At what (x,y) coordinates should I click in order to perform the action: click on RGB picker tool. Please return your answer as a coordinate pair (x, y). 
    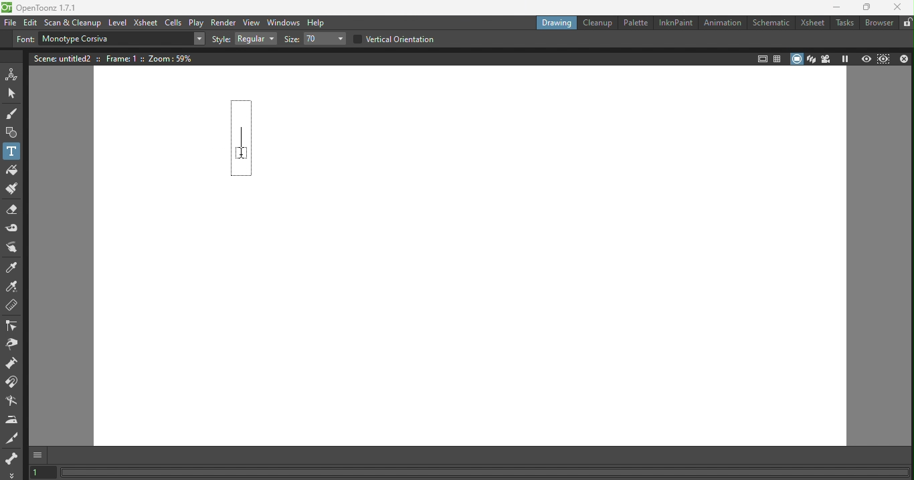
    Looking at the image, I should click on (13, 286).